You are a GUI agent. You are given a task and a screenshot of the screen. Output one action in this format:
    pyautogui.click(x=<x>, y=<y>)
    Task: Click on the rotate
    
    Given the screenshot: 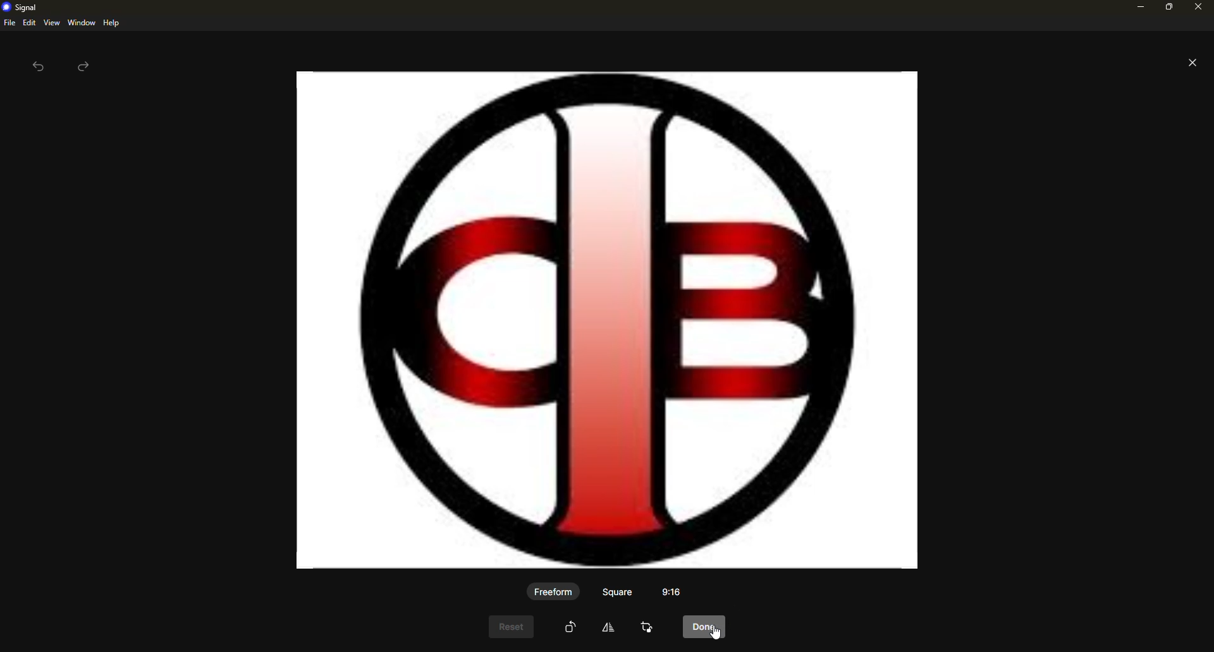 What is the action you would take?
    pyautogui.click(x=570, y=627)
    